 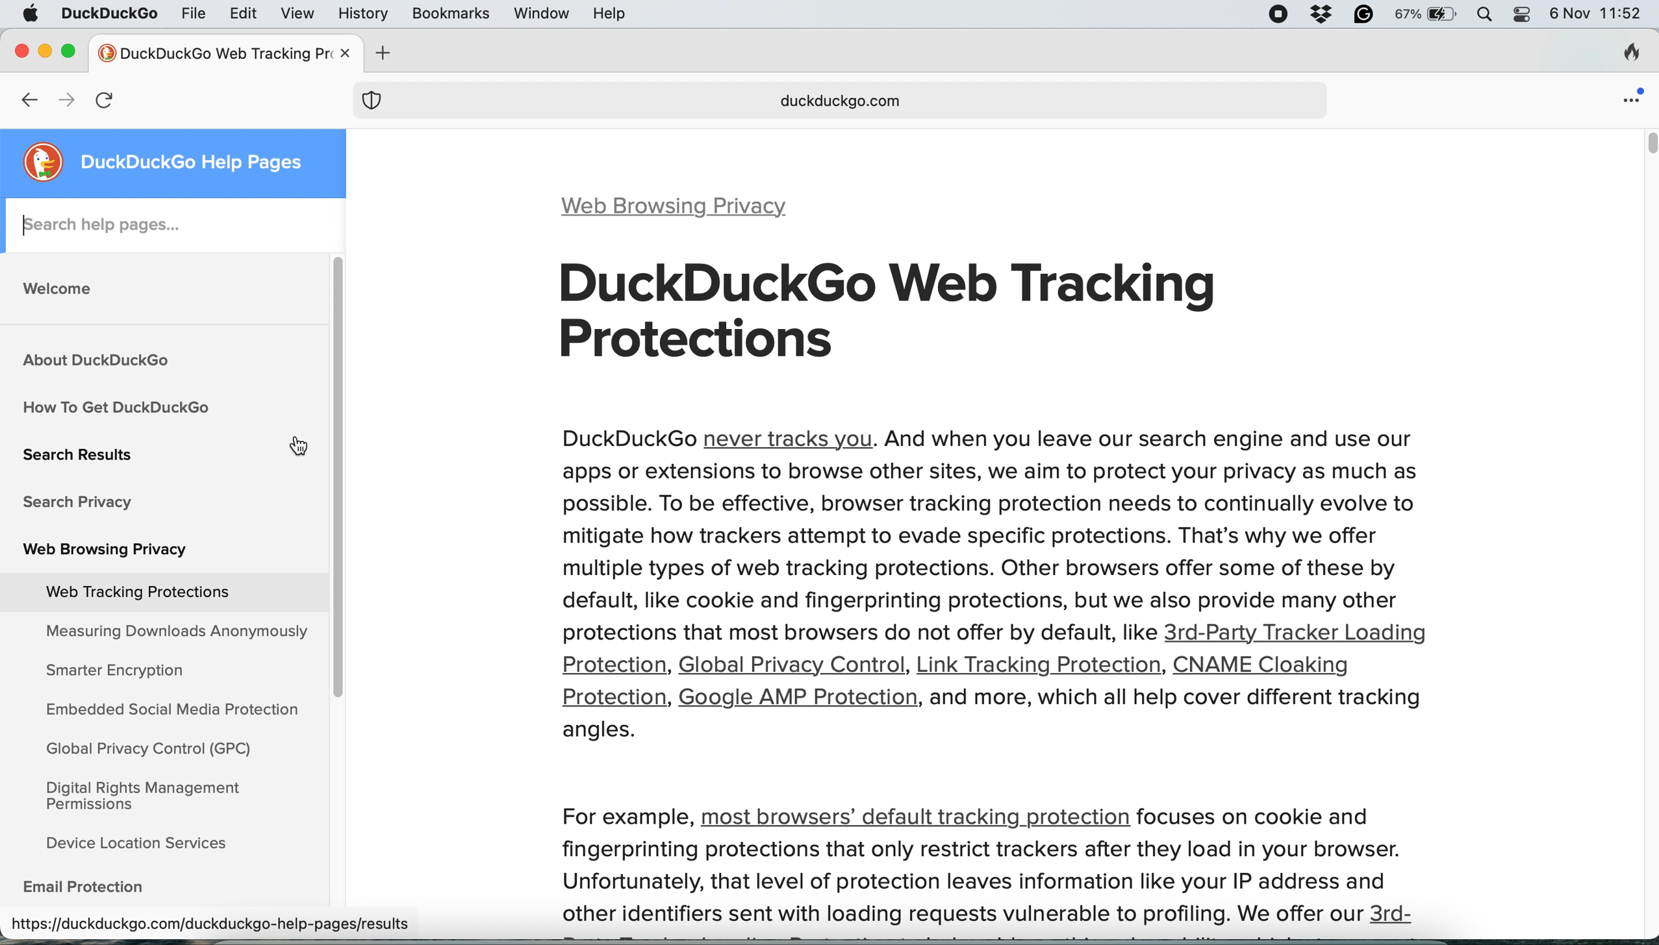 I want to click on clear browsing history, so click(x=1623, y=52).